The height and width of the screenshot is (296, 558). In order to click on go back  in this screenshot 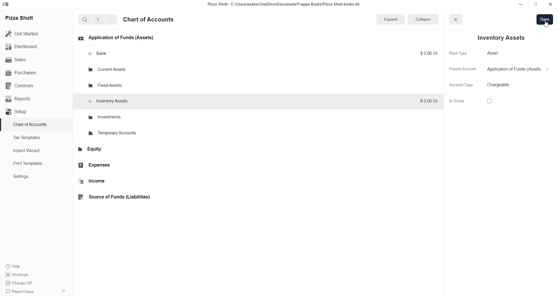, I will do `click(99, 19)`.